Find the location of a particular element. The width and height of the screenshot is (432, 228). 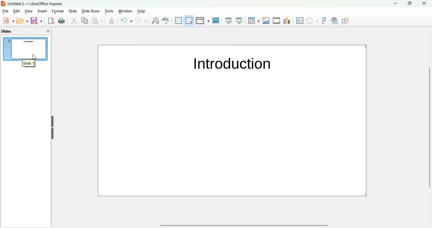

copy is located at coordinates (85, 20).